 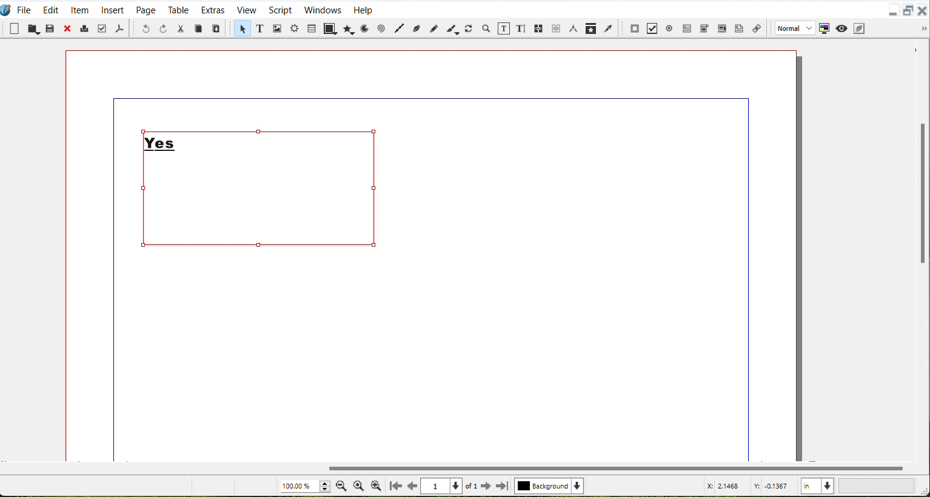 I want to click on Zoom to 100%, so click(x=358, y=485).